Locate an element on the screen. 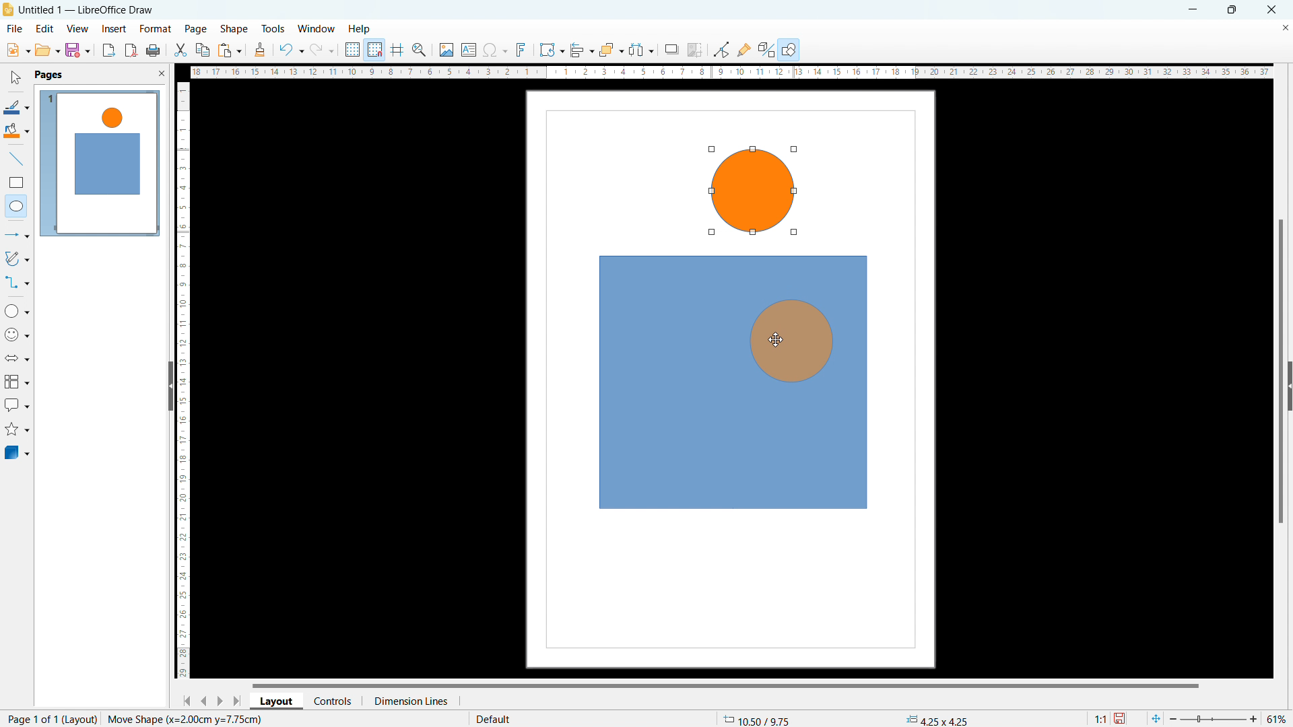  layout is located at coordinates (277, 701).